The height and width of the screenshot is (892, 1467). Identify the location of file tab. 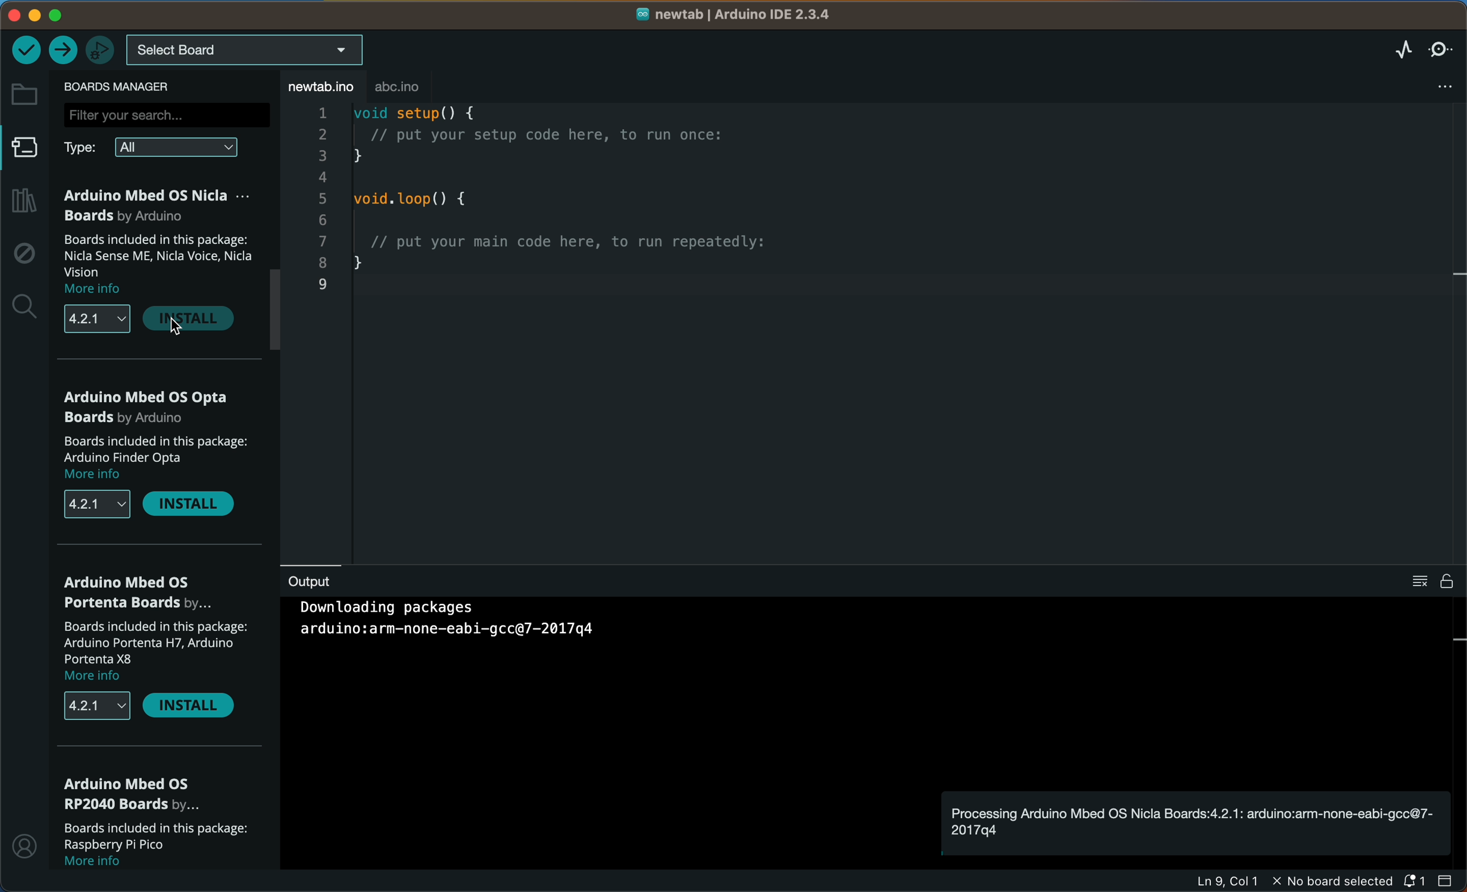
(322, 87).